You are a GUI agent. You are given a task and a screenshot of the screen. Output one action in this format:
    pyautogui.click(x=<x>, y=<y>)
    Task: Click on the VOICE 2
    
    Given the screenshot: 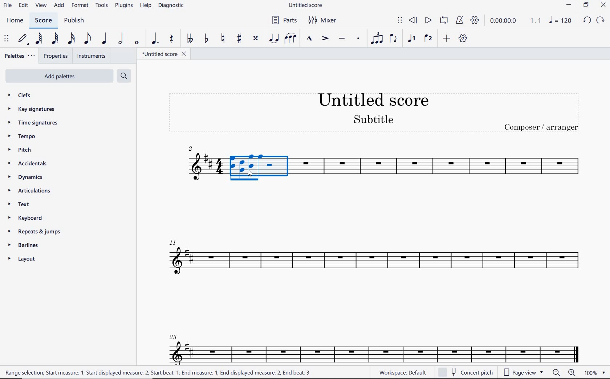 What is the action you would take?
    pyautogui.click(x=428, y=39)
    